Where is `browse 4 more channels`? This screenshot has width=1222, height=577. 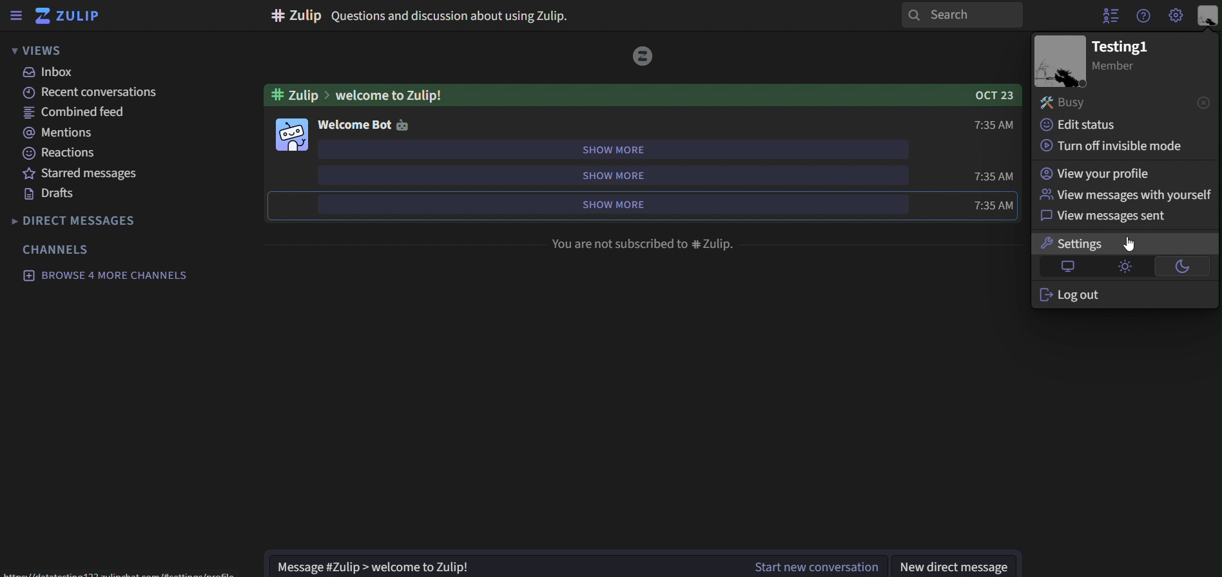 browse 4 more channels is located at coordinates (106, 276).